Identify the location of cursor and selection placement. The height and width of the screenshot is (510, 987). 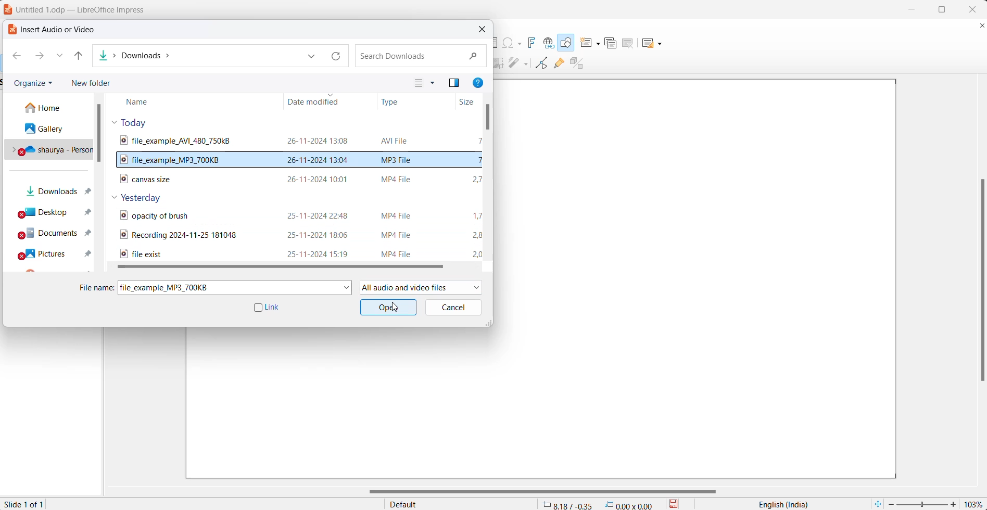
(600, 504).